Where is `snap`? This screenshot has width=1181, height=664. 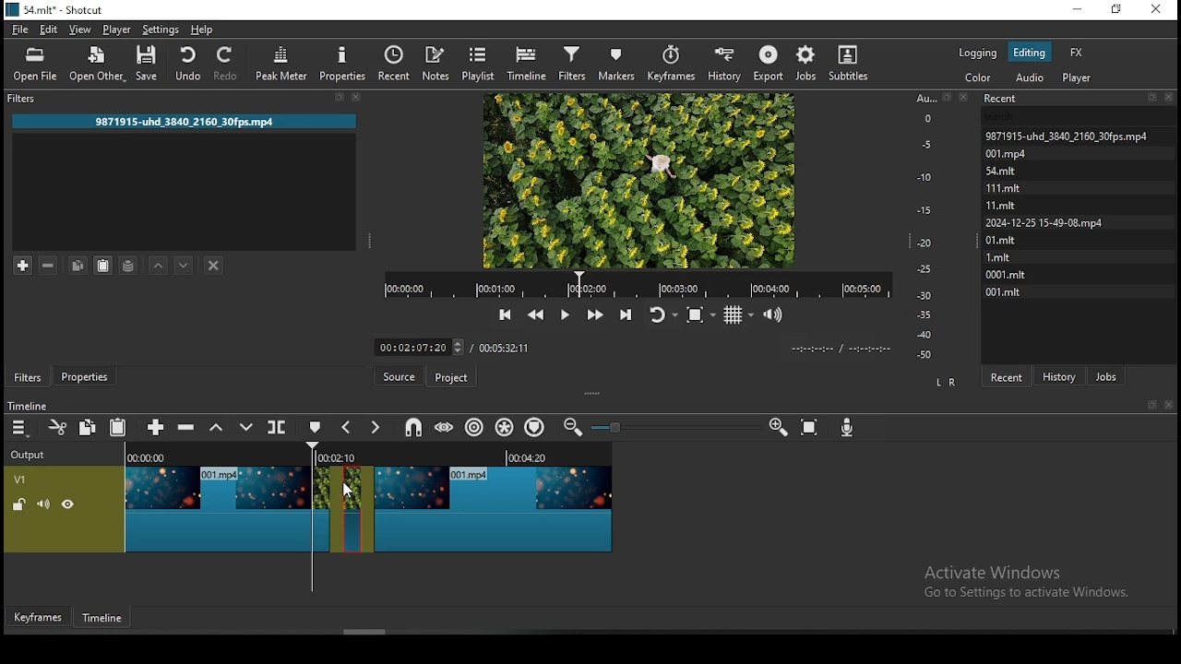
snap is located at coordinates (416, 426).